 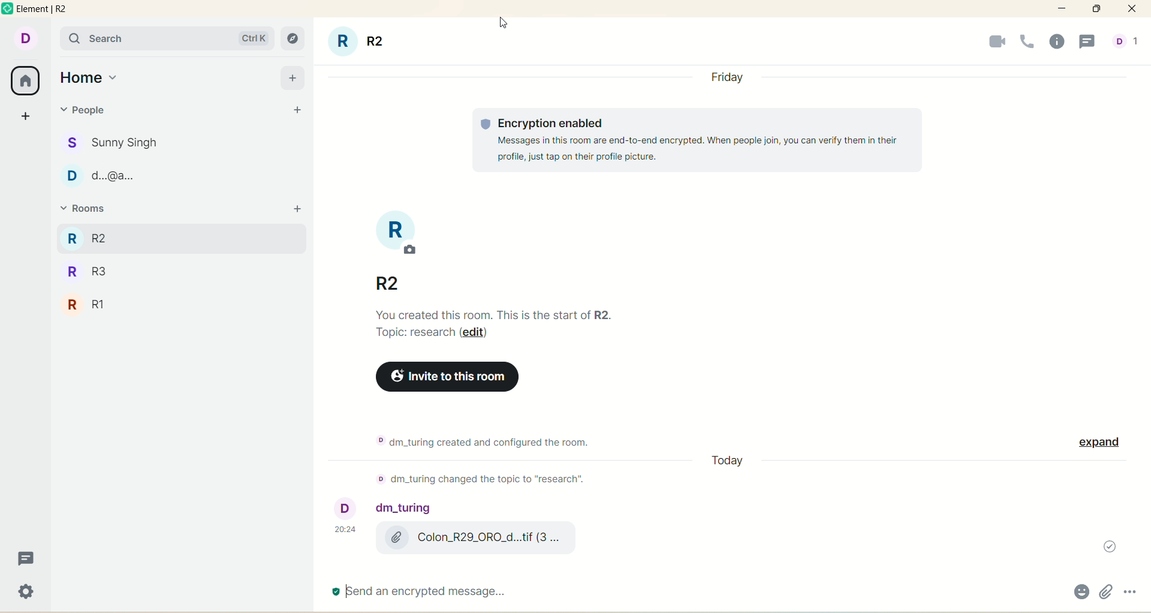 I want to click on , so click(x=415, y=591).